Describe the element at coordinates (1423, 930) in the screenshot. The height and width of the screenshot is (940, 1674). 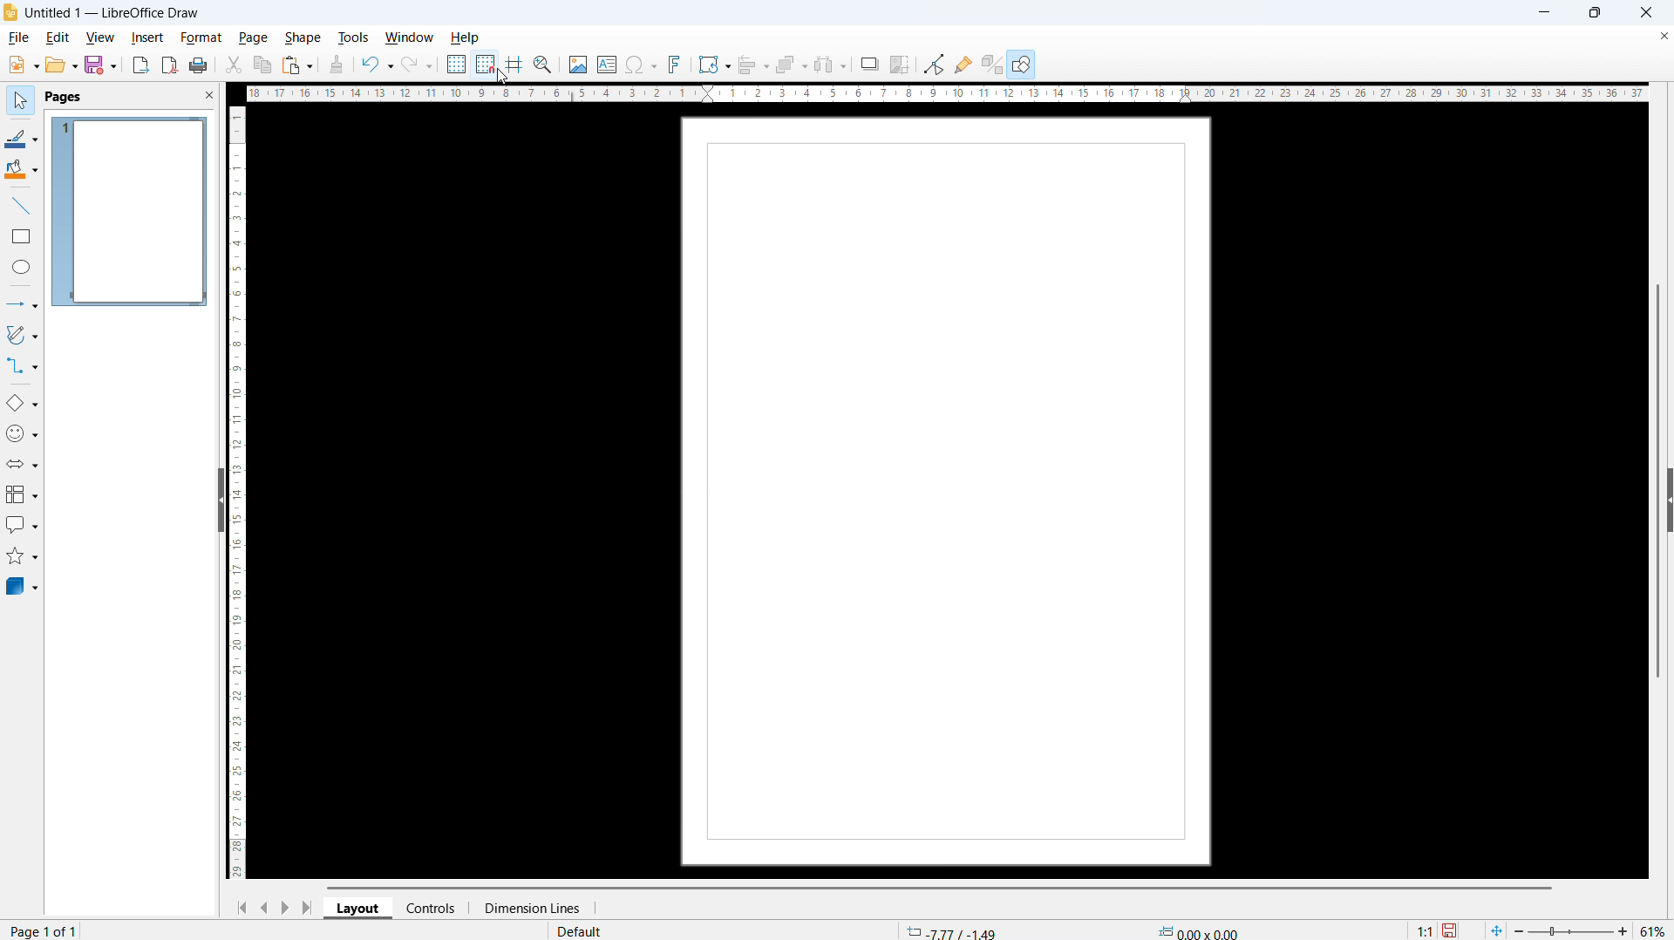
I see `Scaling factor ` at that location.